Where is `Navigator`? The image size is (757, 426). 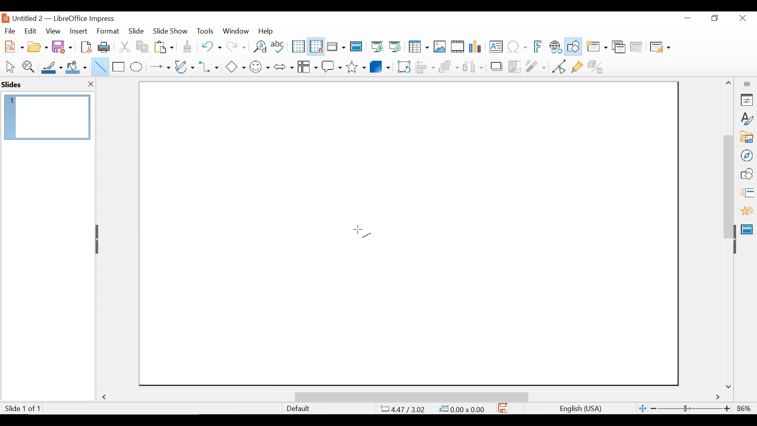
Navigator is located at coordinates (746, 155).